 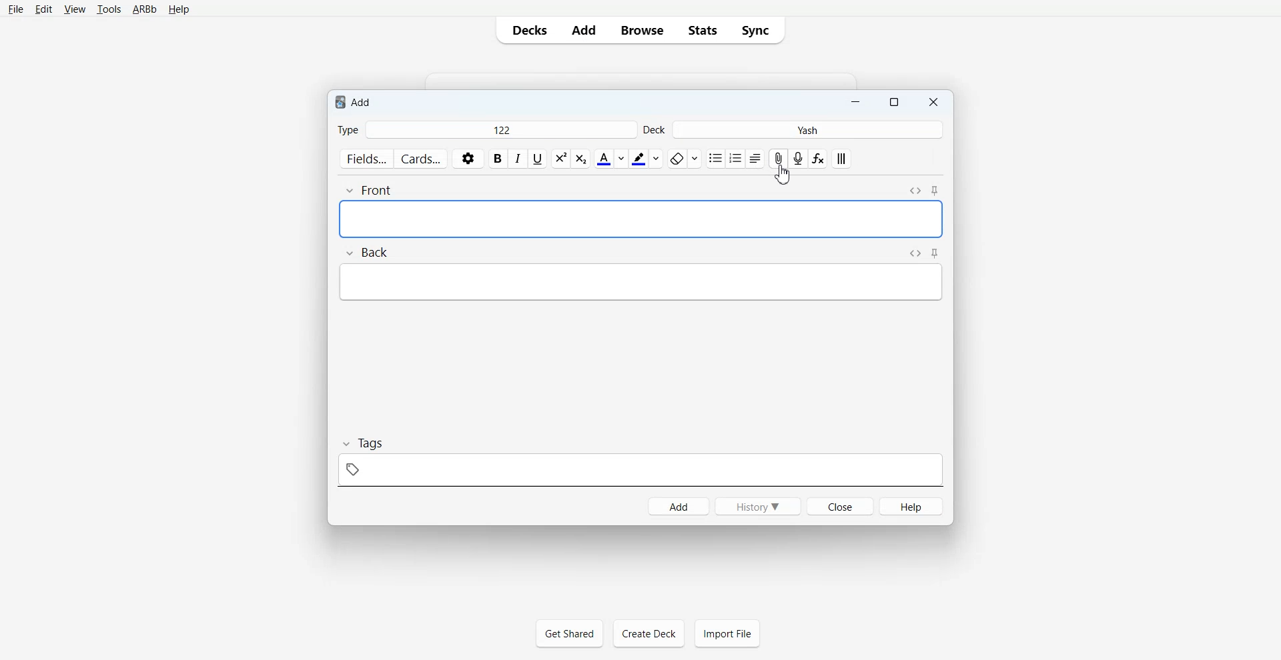 What do you see at coordinates (757, 505) in the screenshot?
I see `History` at bounding box center [757, 505].